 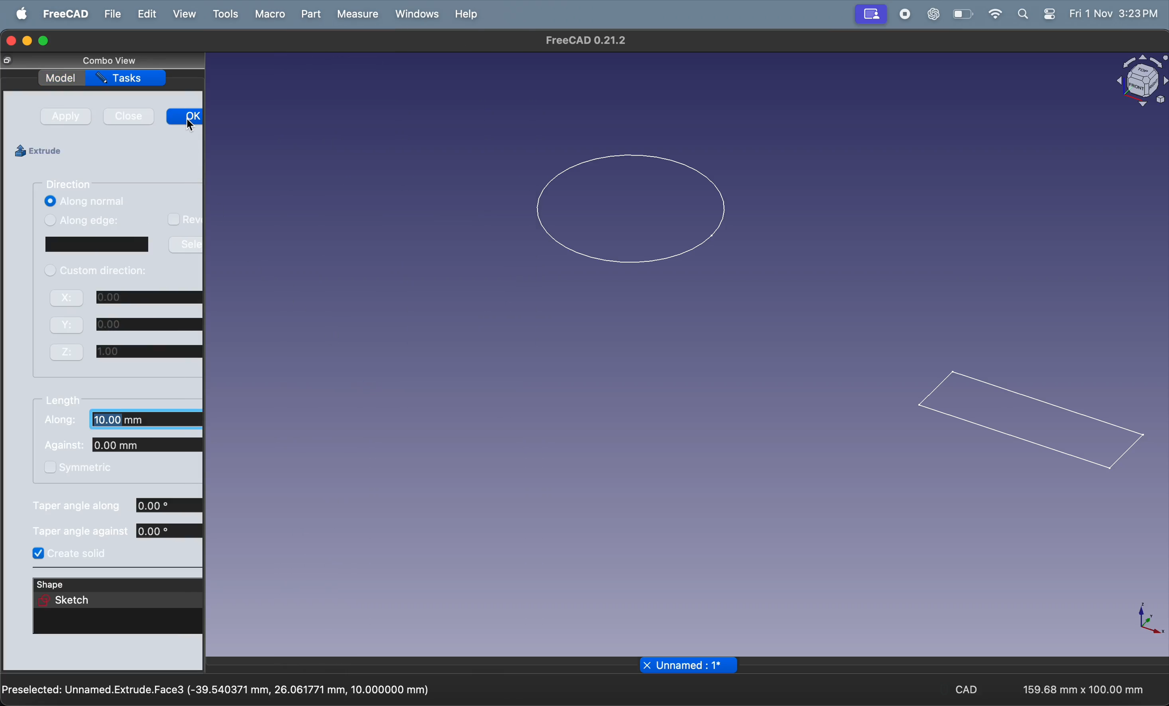 What do you see at coordinates (224, 14) in the screenshot?
I see `Tools` at bounding box center [224, 14].